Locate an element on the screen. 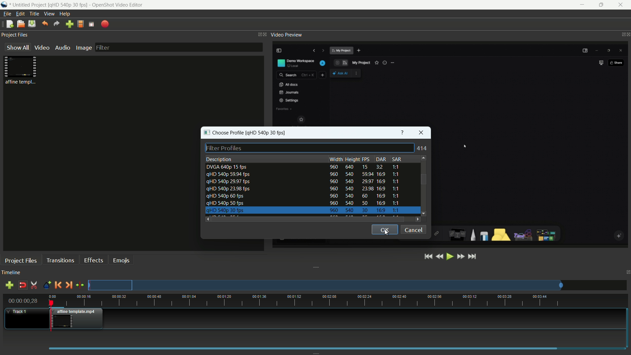 This screenshot has height=355, width=631. app icon is located at coordinates (4, 5).